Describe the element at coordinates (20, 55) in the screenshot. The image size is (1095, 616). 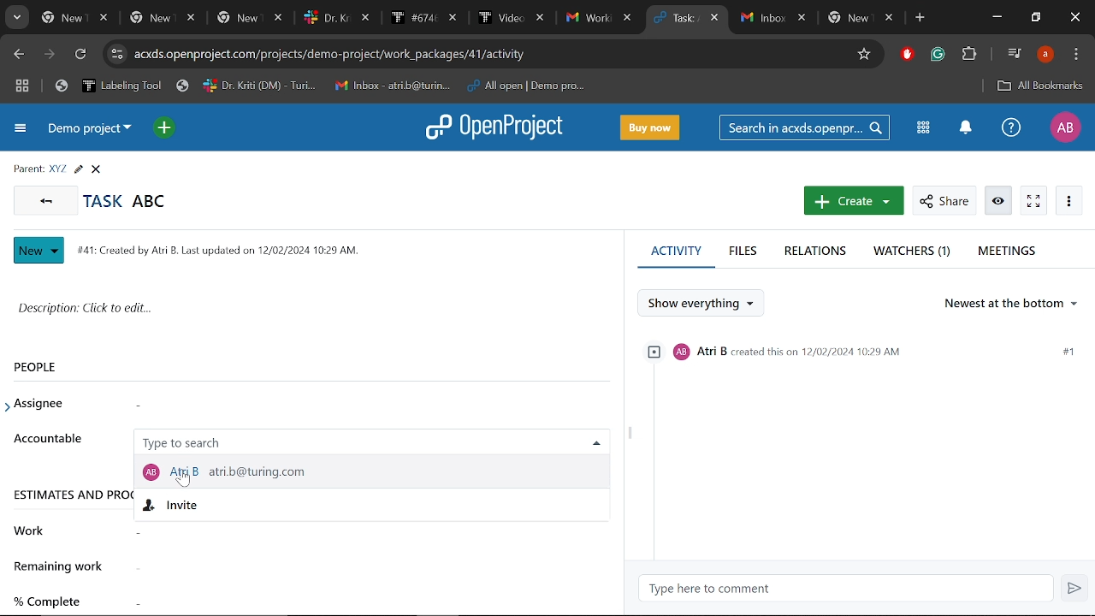
I see `Previous page` at that location.